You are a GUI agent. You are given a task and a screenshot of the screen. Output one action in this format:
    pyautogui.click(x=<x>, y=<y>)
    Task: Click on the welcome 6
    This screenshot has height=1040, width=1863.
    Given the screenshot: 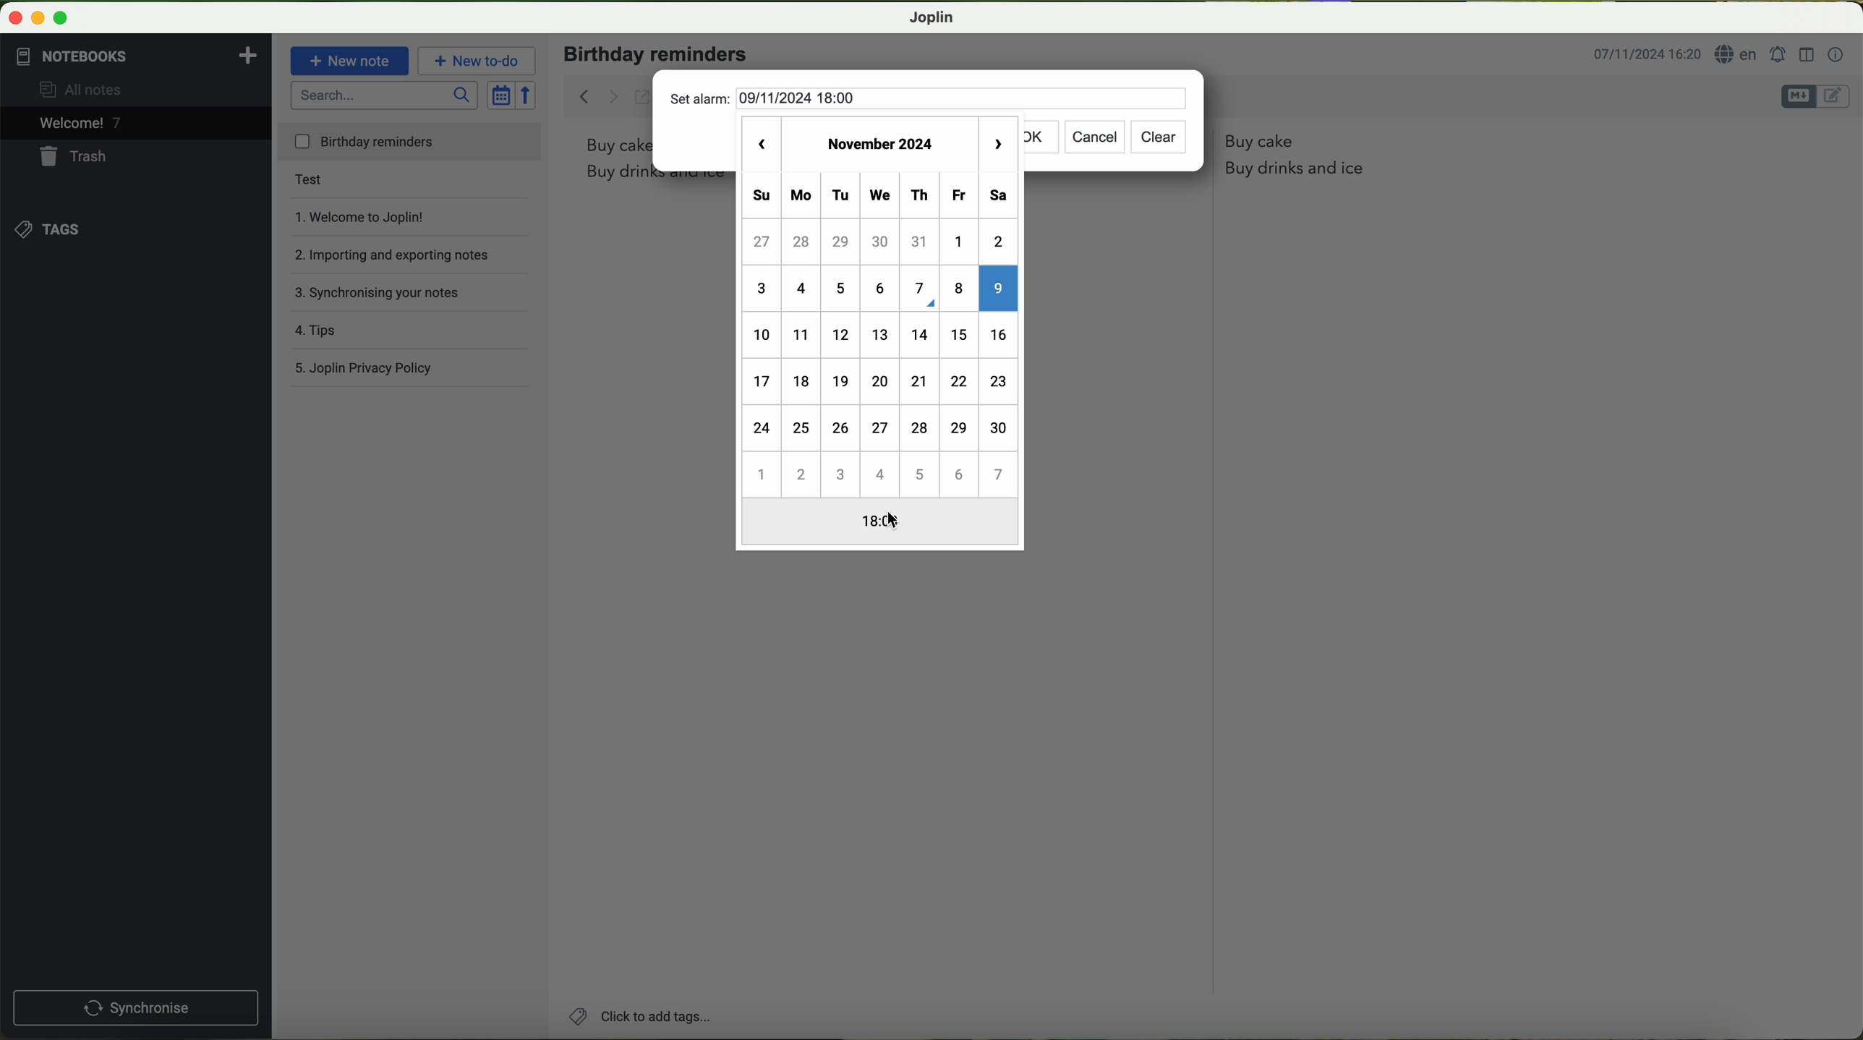 What is the action you would take?
    pyautogui.click(x=82, y=124)
    